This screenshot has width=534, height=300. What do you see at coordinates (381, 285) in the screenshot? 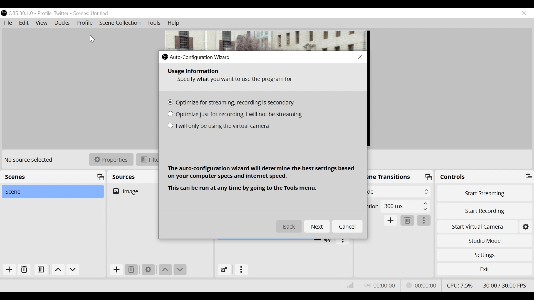
I see `Live Status` at bounding box center [381, 285].